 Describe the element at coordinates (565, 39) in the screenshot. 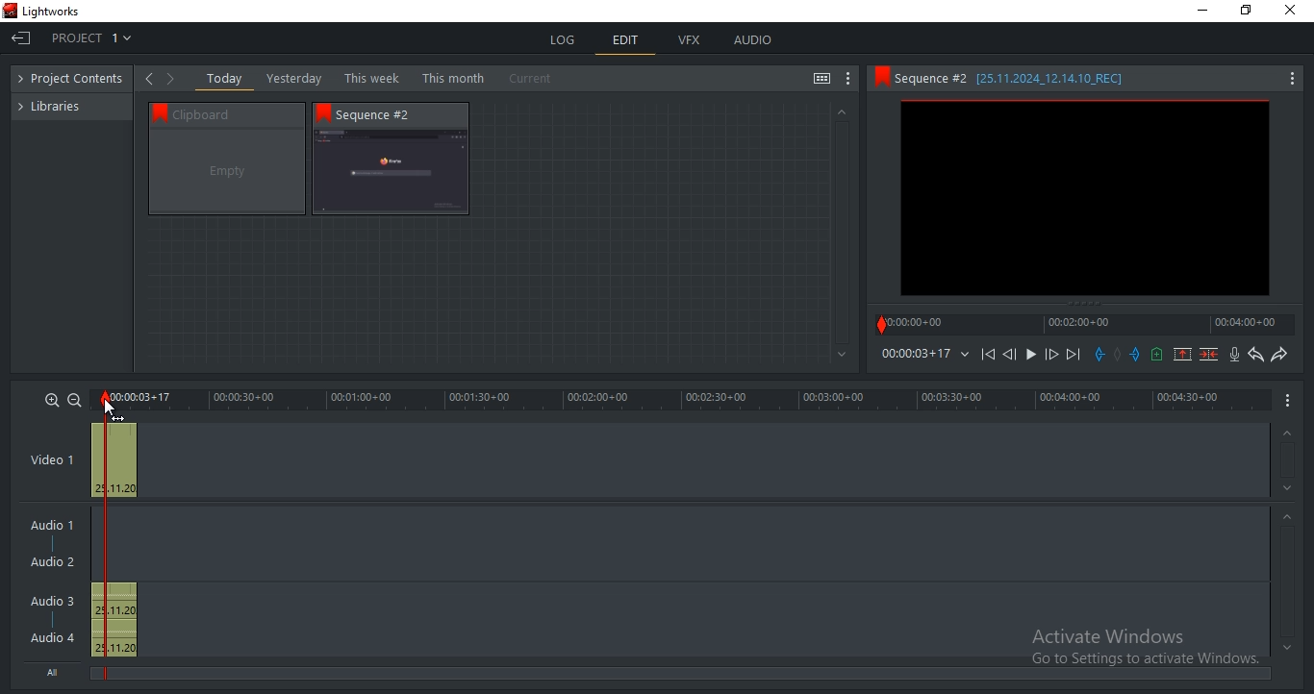

I see `log` at that location.